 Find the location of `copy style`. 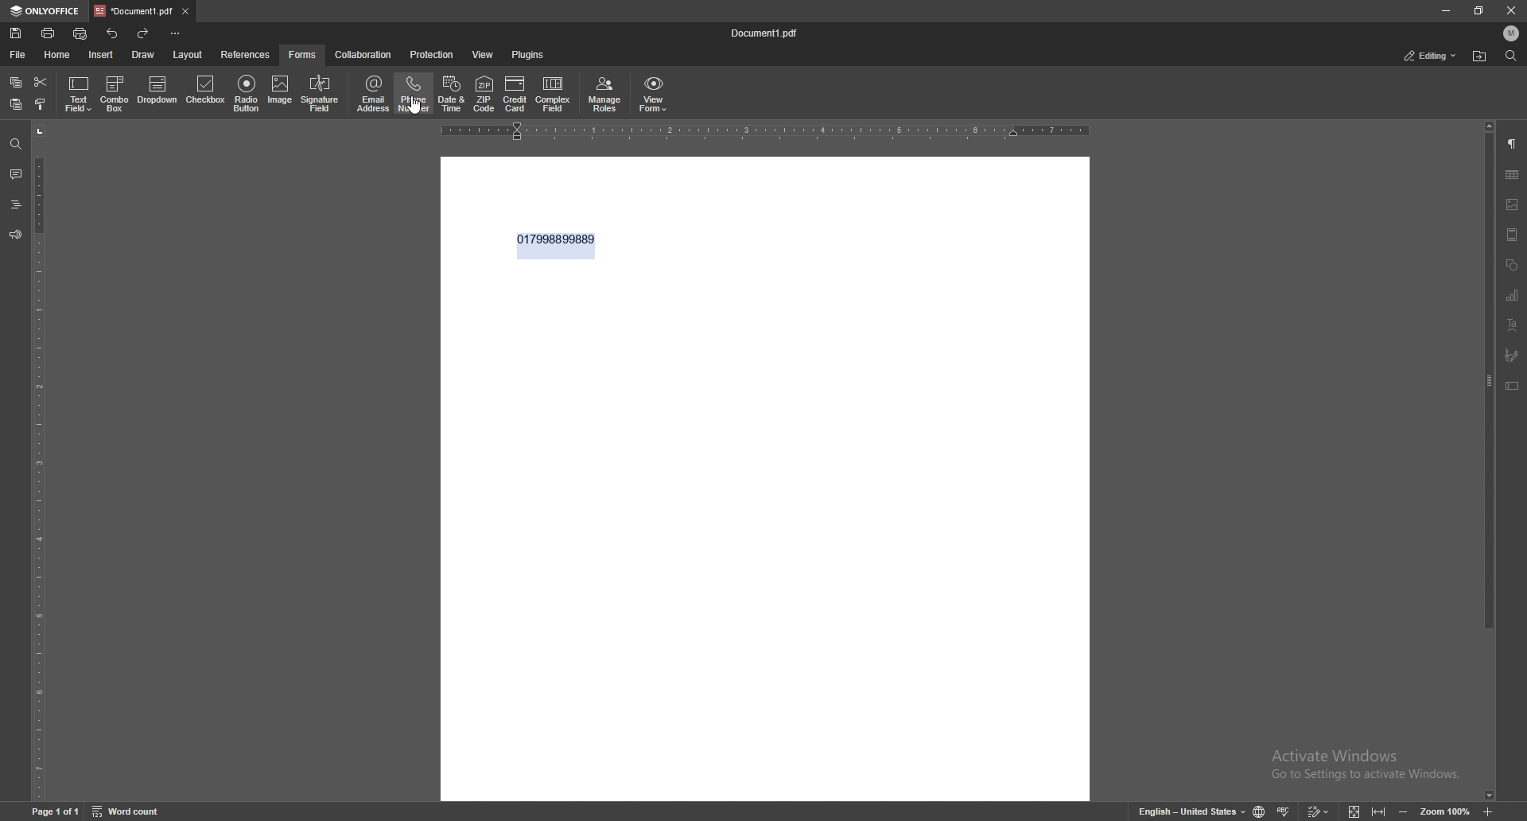

copy style is located at coordinates (41, 104).